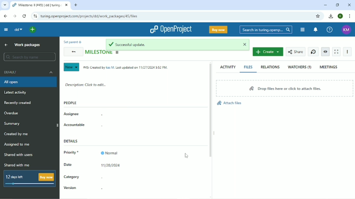 The width and height of the screenshot is (355, 199). Describe the element at coordinates (72, 42) in the screenshot. I see `Set parent` at that location.